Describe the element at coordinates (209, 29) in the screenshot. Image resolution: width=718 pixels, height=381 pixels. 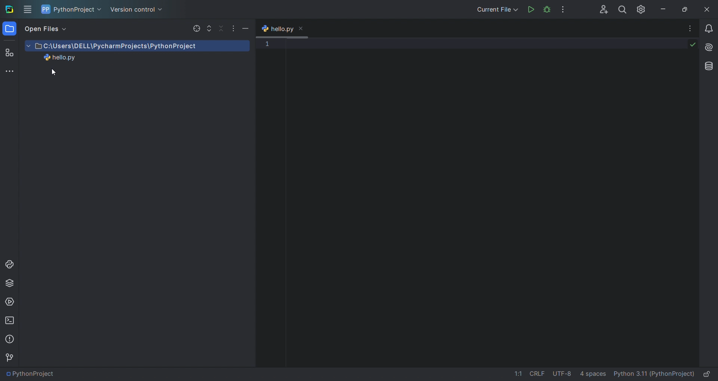
I see `expand` at that location.